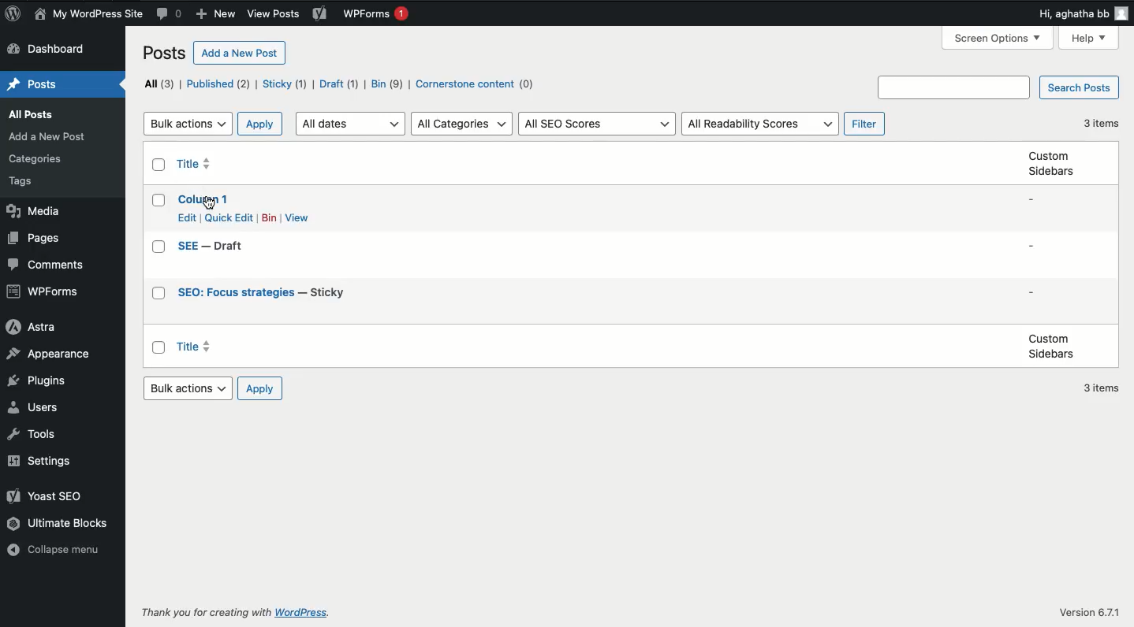 The image size is (1134, 627). What do you see at coordinates (43, 494) in the screenshot?
I see `Yoast SEO` at bounding box center [43, 494].